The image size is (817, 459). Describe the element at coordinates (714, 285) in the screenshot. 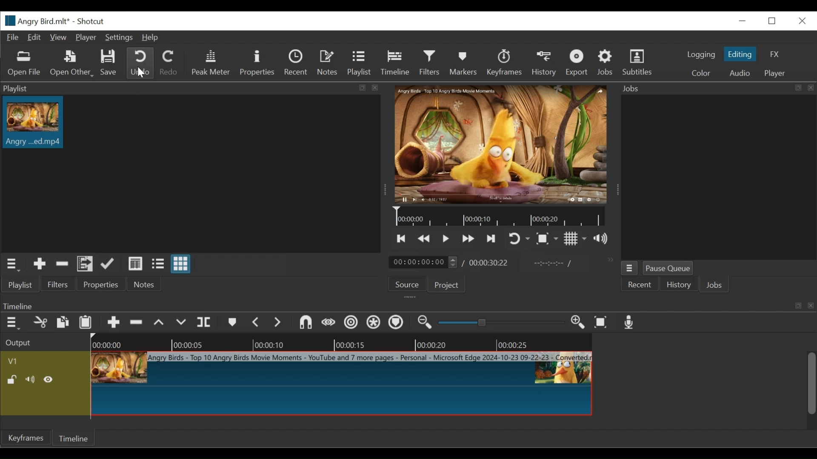

I see `Jobs` at that location.